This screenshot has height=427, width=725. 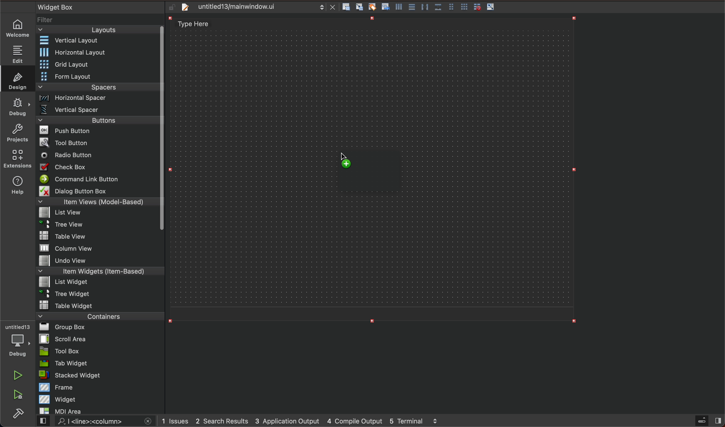 I want to click on Horizontal, so click(x=412, y=7).